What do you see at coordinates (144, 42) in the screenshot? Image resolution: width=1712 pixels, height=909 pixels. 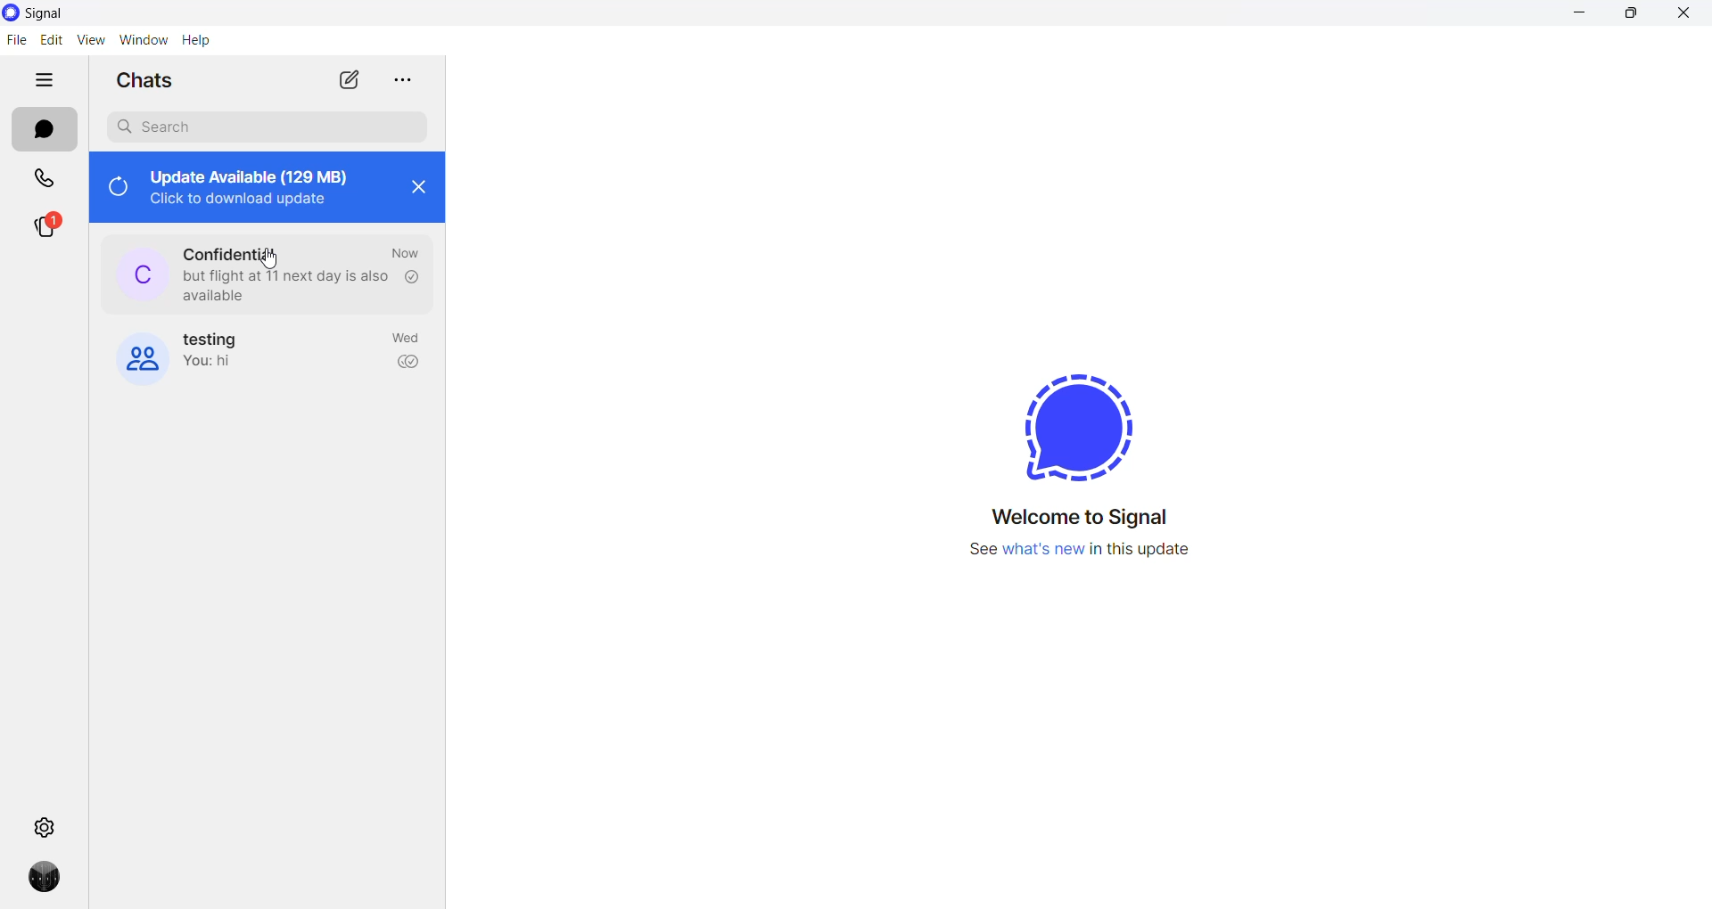 I see `window` at bounding box center [144, 42].